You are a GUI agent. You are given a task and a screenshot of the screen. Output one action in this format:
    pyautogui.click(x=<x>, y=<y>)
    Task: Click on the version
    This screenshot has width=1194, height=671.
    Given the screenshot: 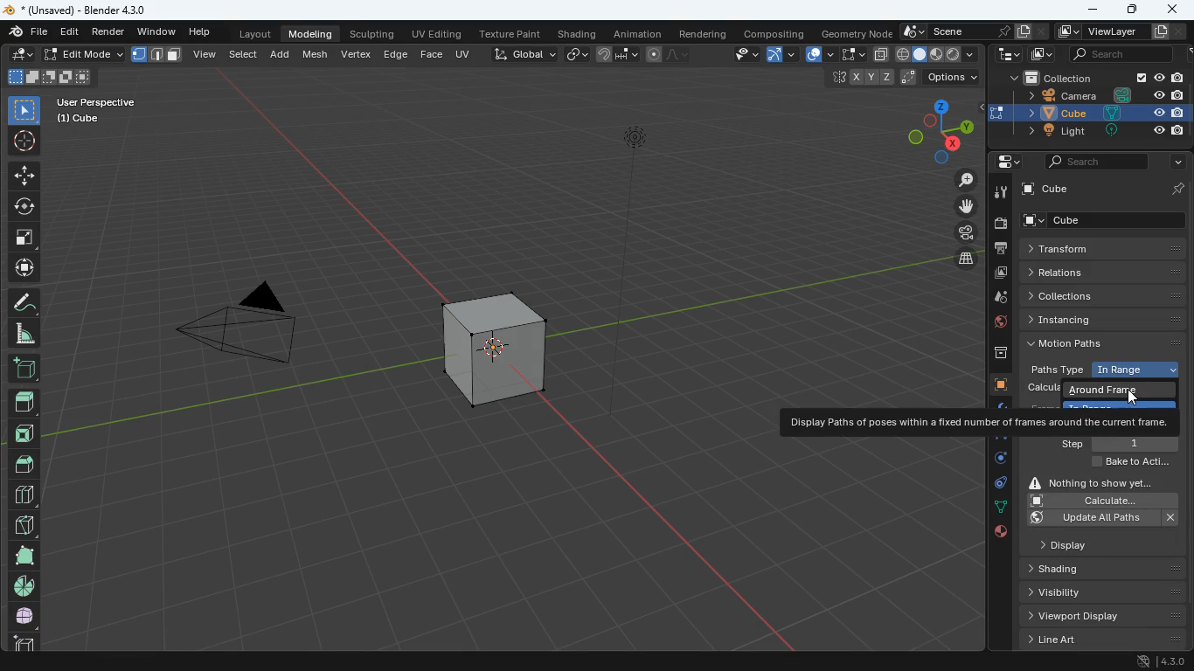 What is the action you would take?
    pyautogui.click(x=1163, y=662)
    